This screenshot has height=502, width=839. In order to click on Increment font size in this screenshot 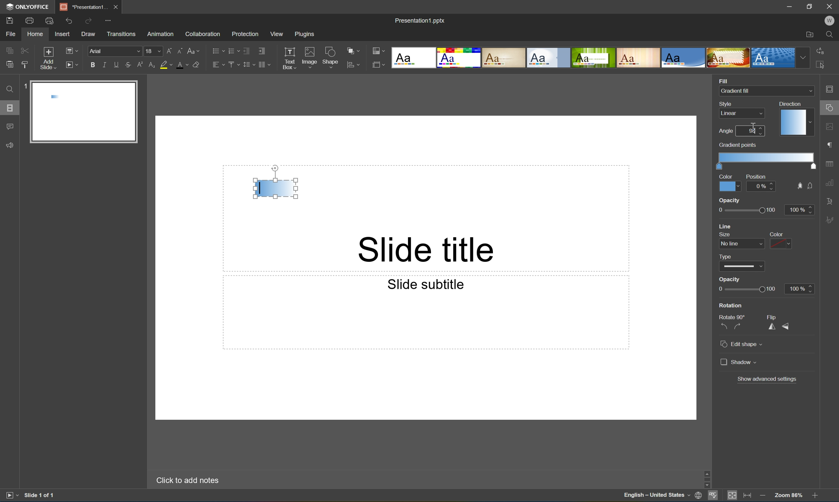, I will do `click(167, 50)`.